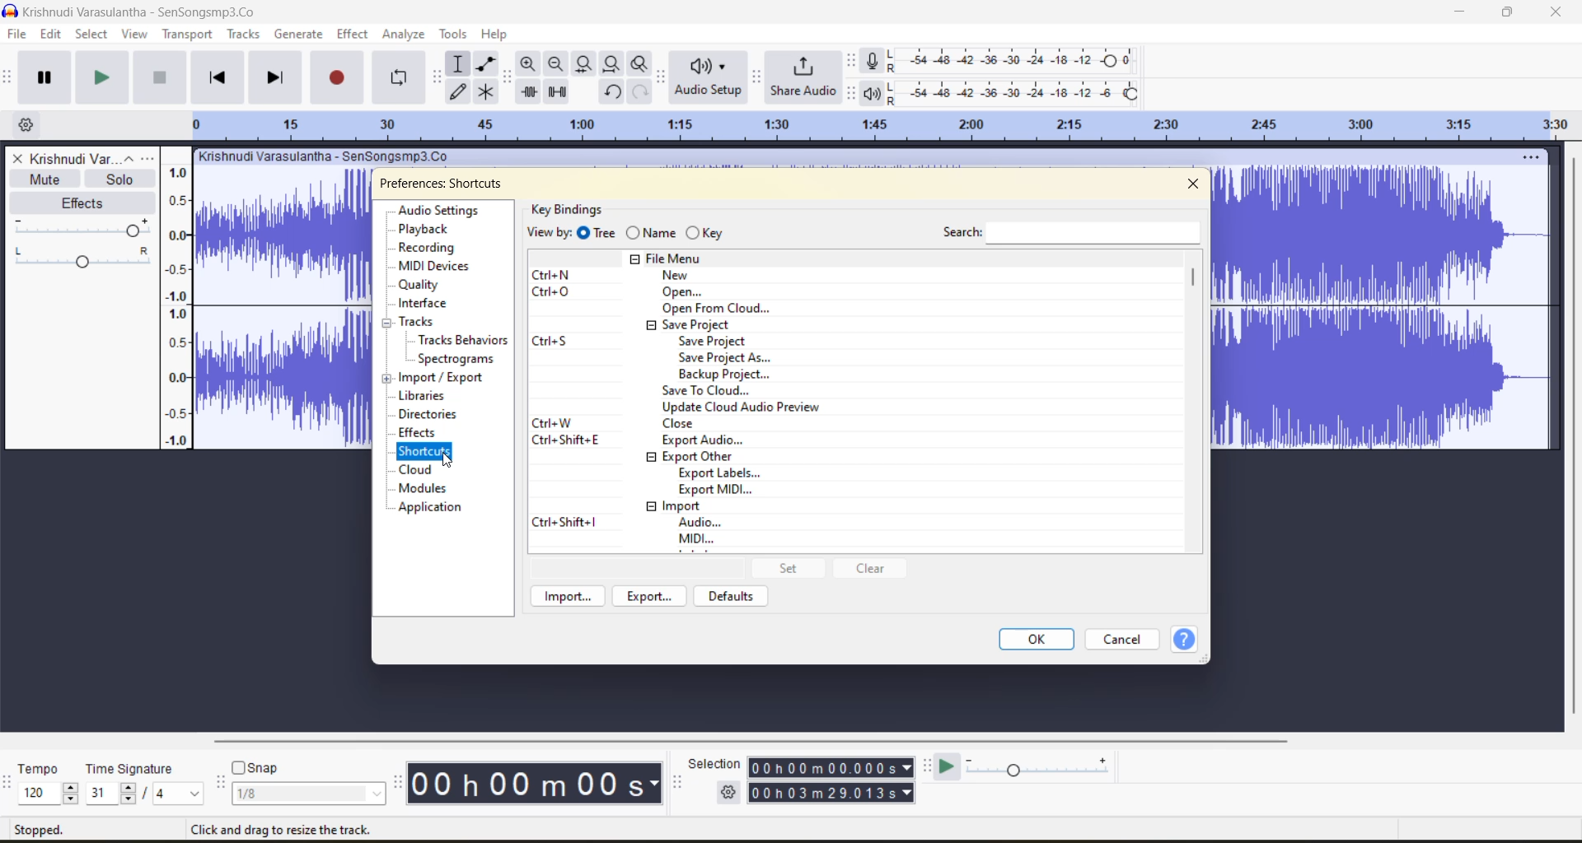  What do you see at coordinates (438, 266) in the screenshot?
I see `midi devices` at bounding box center [438, 266].